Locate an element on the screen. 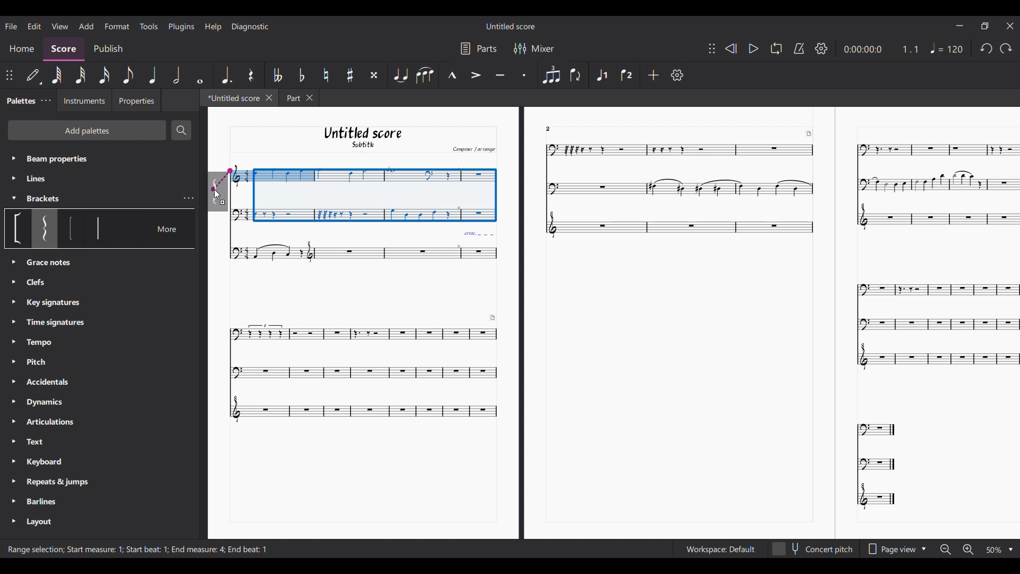 Image resolution: width=1020 pixels, height=574 pixels. Toggle flat is located at coordinates (301, 75).